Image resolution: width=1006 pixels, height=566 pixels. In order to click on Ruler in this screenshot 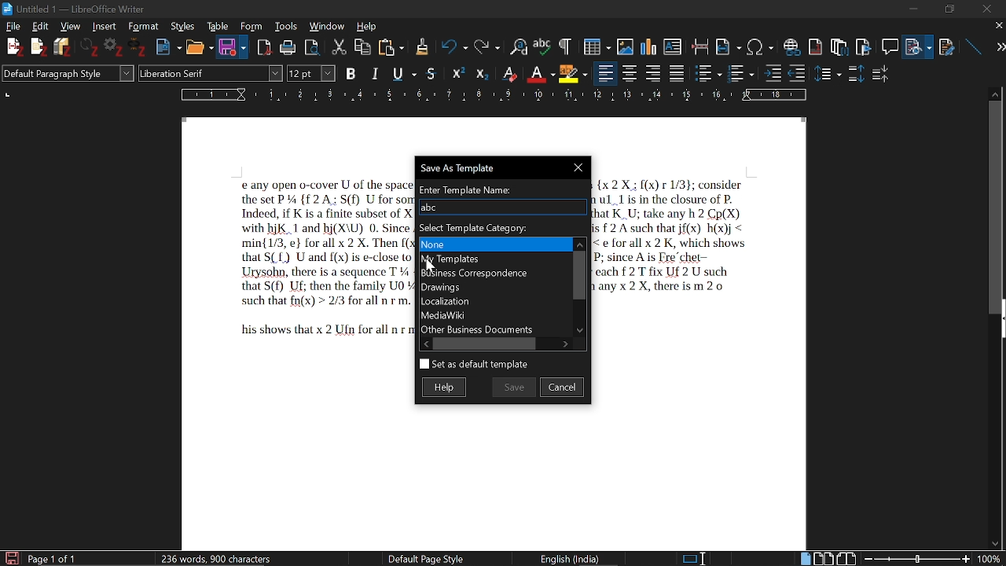, I will do `click(497, 94)`.